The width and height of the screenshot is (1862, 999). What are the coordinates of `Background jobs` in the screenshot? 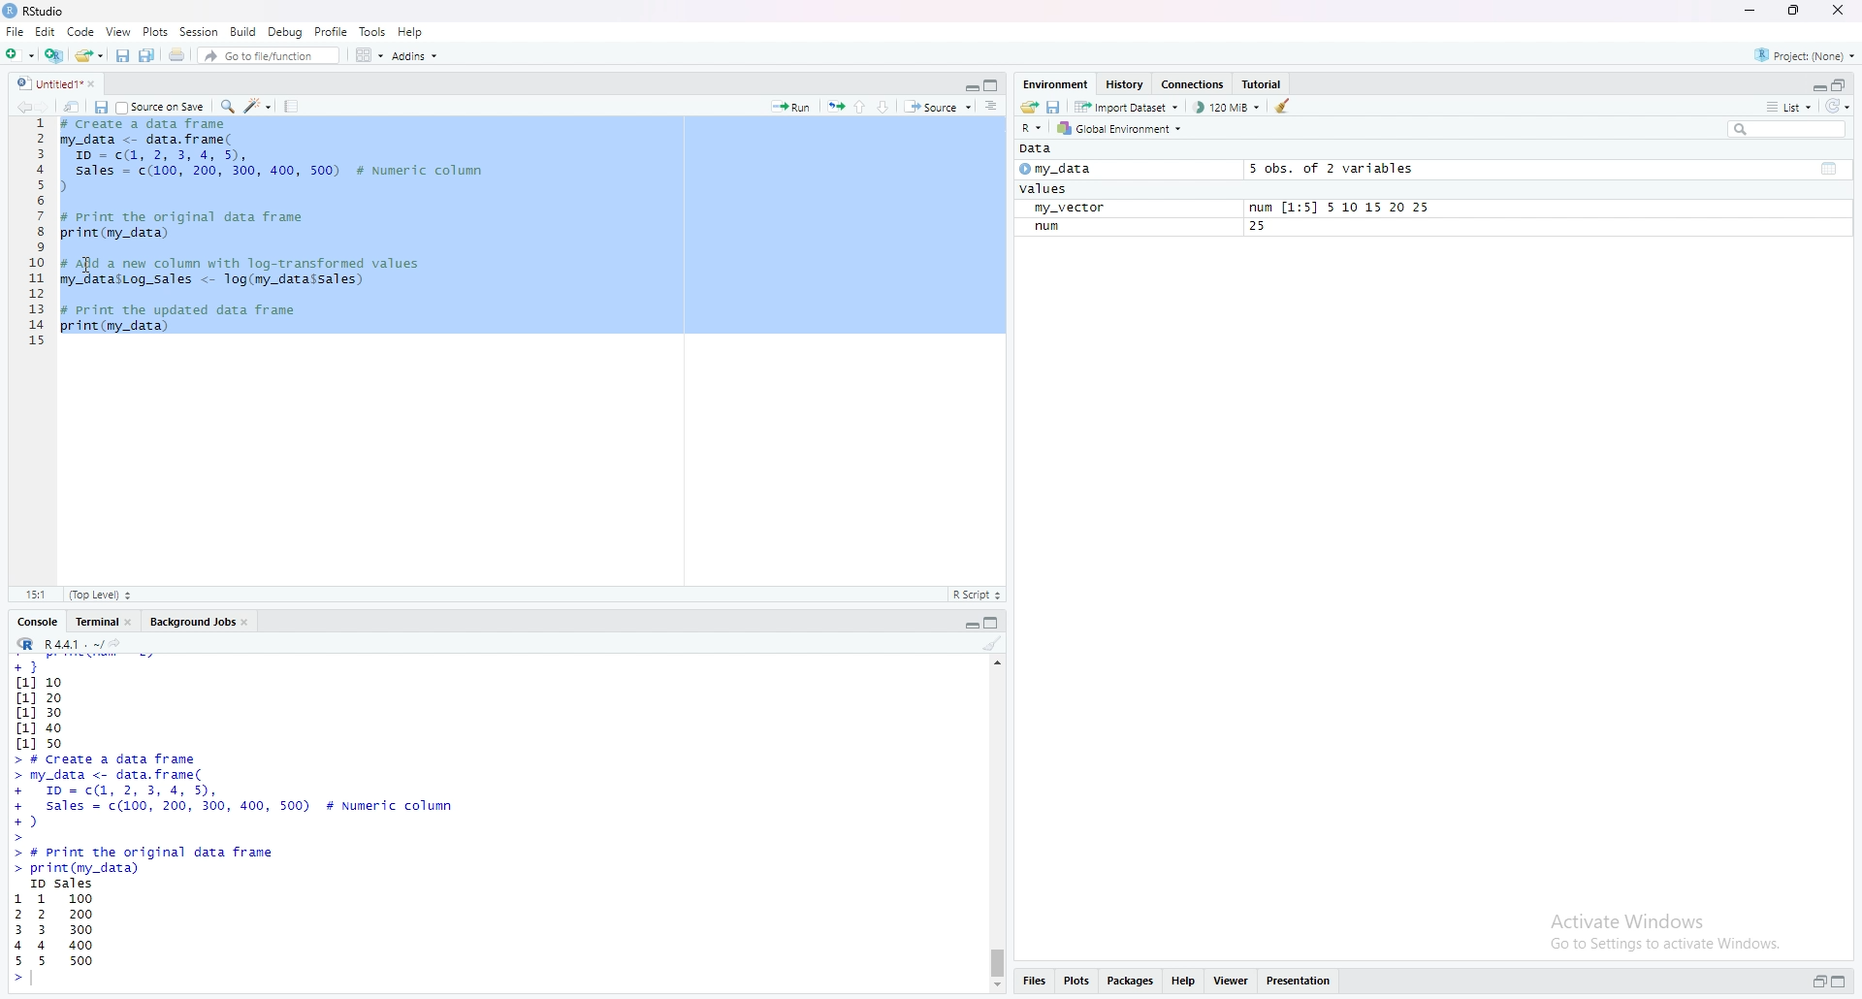 It's located at (194, 624).